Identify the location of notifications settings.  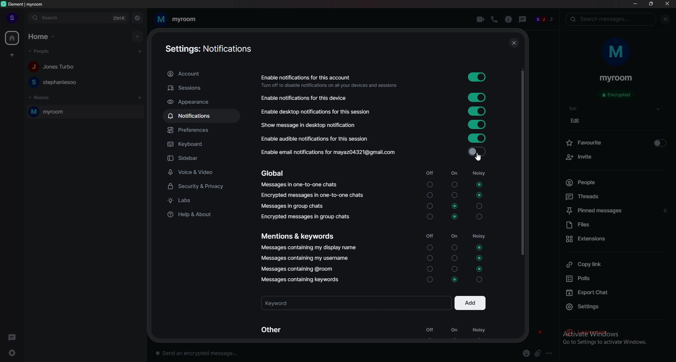
(210, 48).